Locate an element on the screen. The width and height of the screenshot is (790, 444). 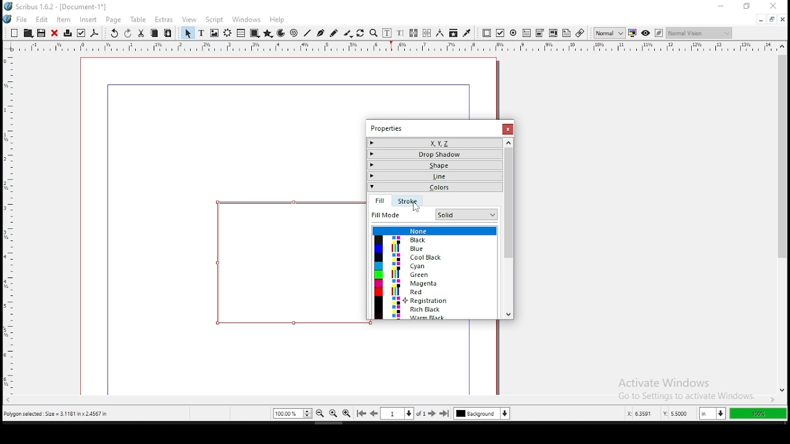
pdf list box is located at coordinates (541, 34).